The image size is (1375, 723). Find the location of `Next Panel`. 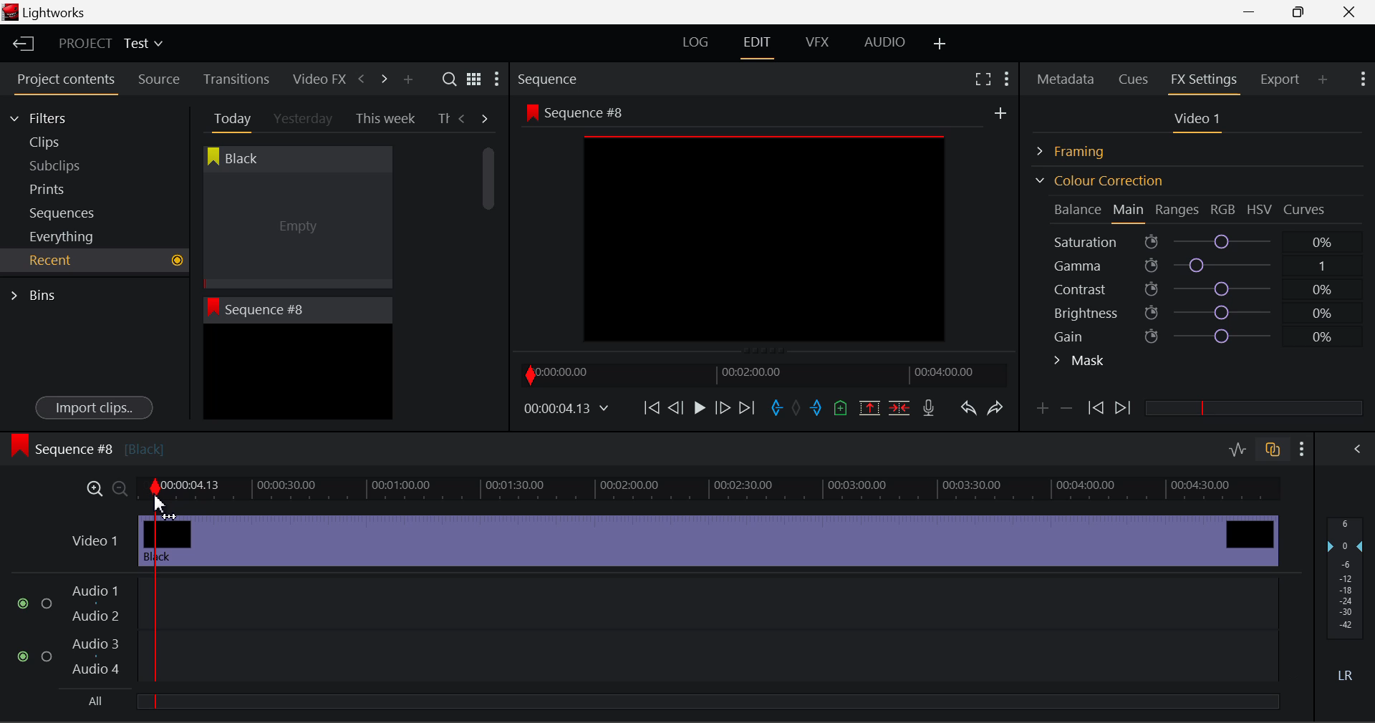

Next Panel is located at coordinates (382, 78).